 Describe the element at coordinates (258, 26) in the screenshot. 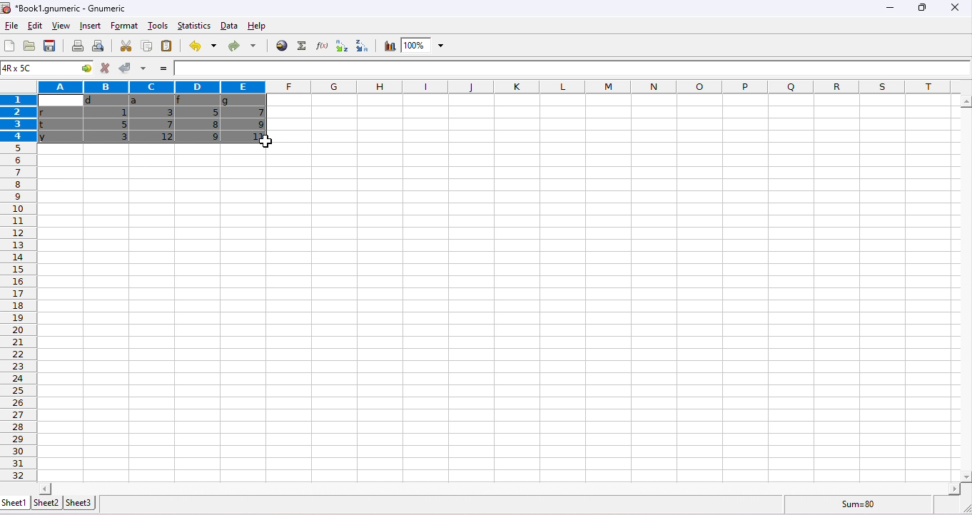

I see `help` at that location.